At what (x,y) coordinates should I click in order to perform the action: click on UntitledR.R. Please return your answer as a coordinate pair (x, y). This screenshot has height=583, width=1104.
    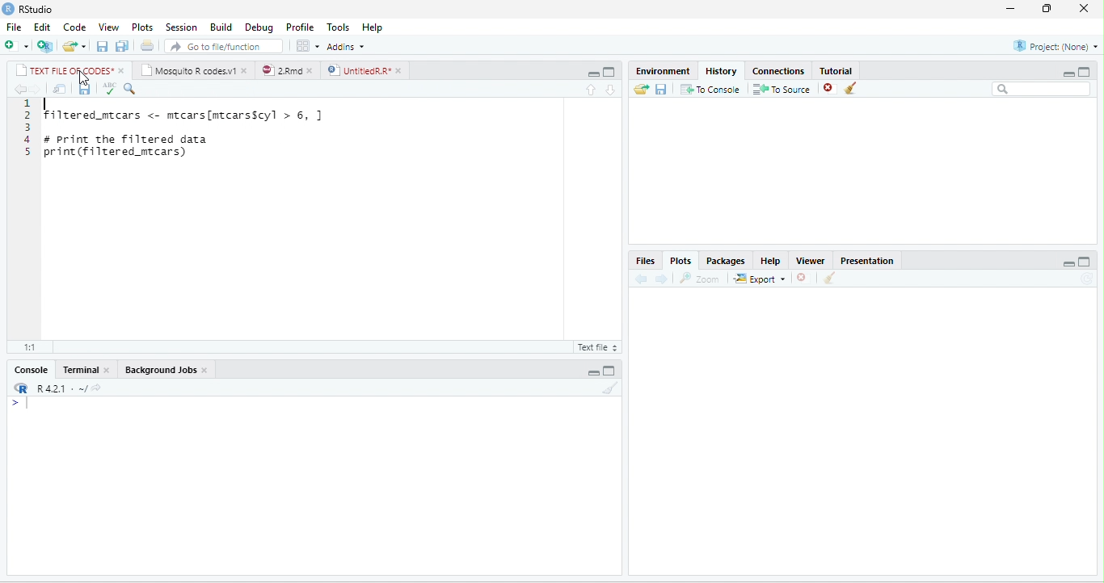
    Looking at the image, I should click on (356, 70).